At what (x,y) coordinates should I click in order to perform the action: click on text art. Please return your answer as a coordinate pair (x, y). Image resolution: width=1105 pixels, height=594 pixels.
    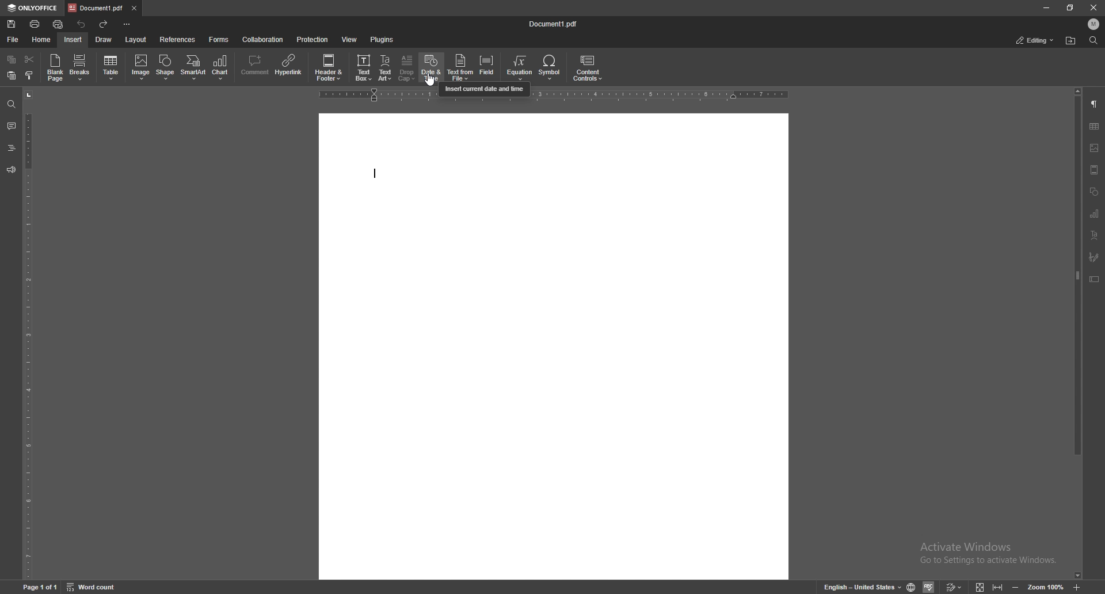
    Looking at the image, I should click on (386, 67).